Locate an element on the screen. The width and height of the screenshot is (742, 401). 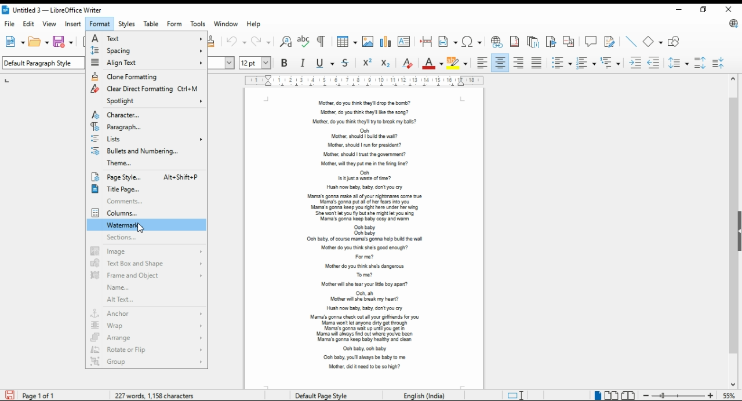
text is located at coordinates (146, 39).